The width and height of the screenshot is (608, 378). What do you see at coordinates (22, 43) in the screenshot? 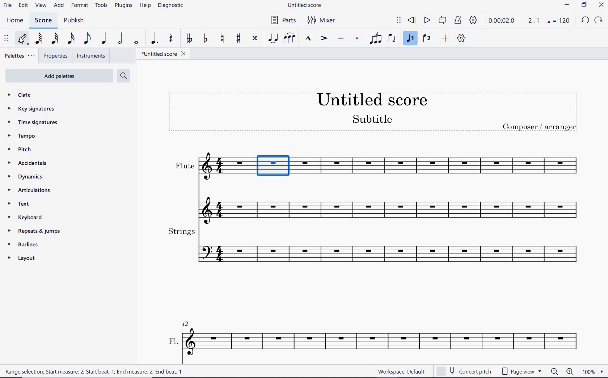
I see `cursor` at bounding box center [22, 43].